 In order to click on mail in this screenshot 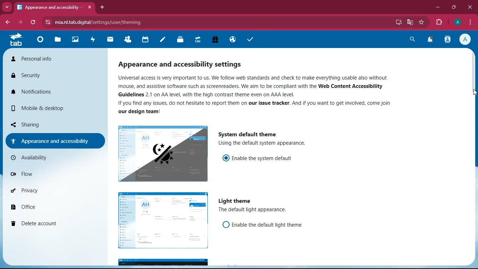, I will do `click(108, 40)`.